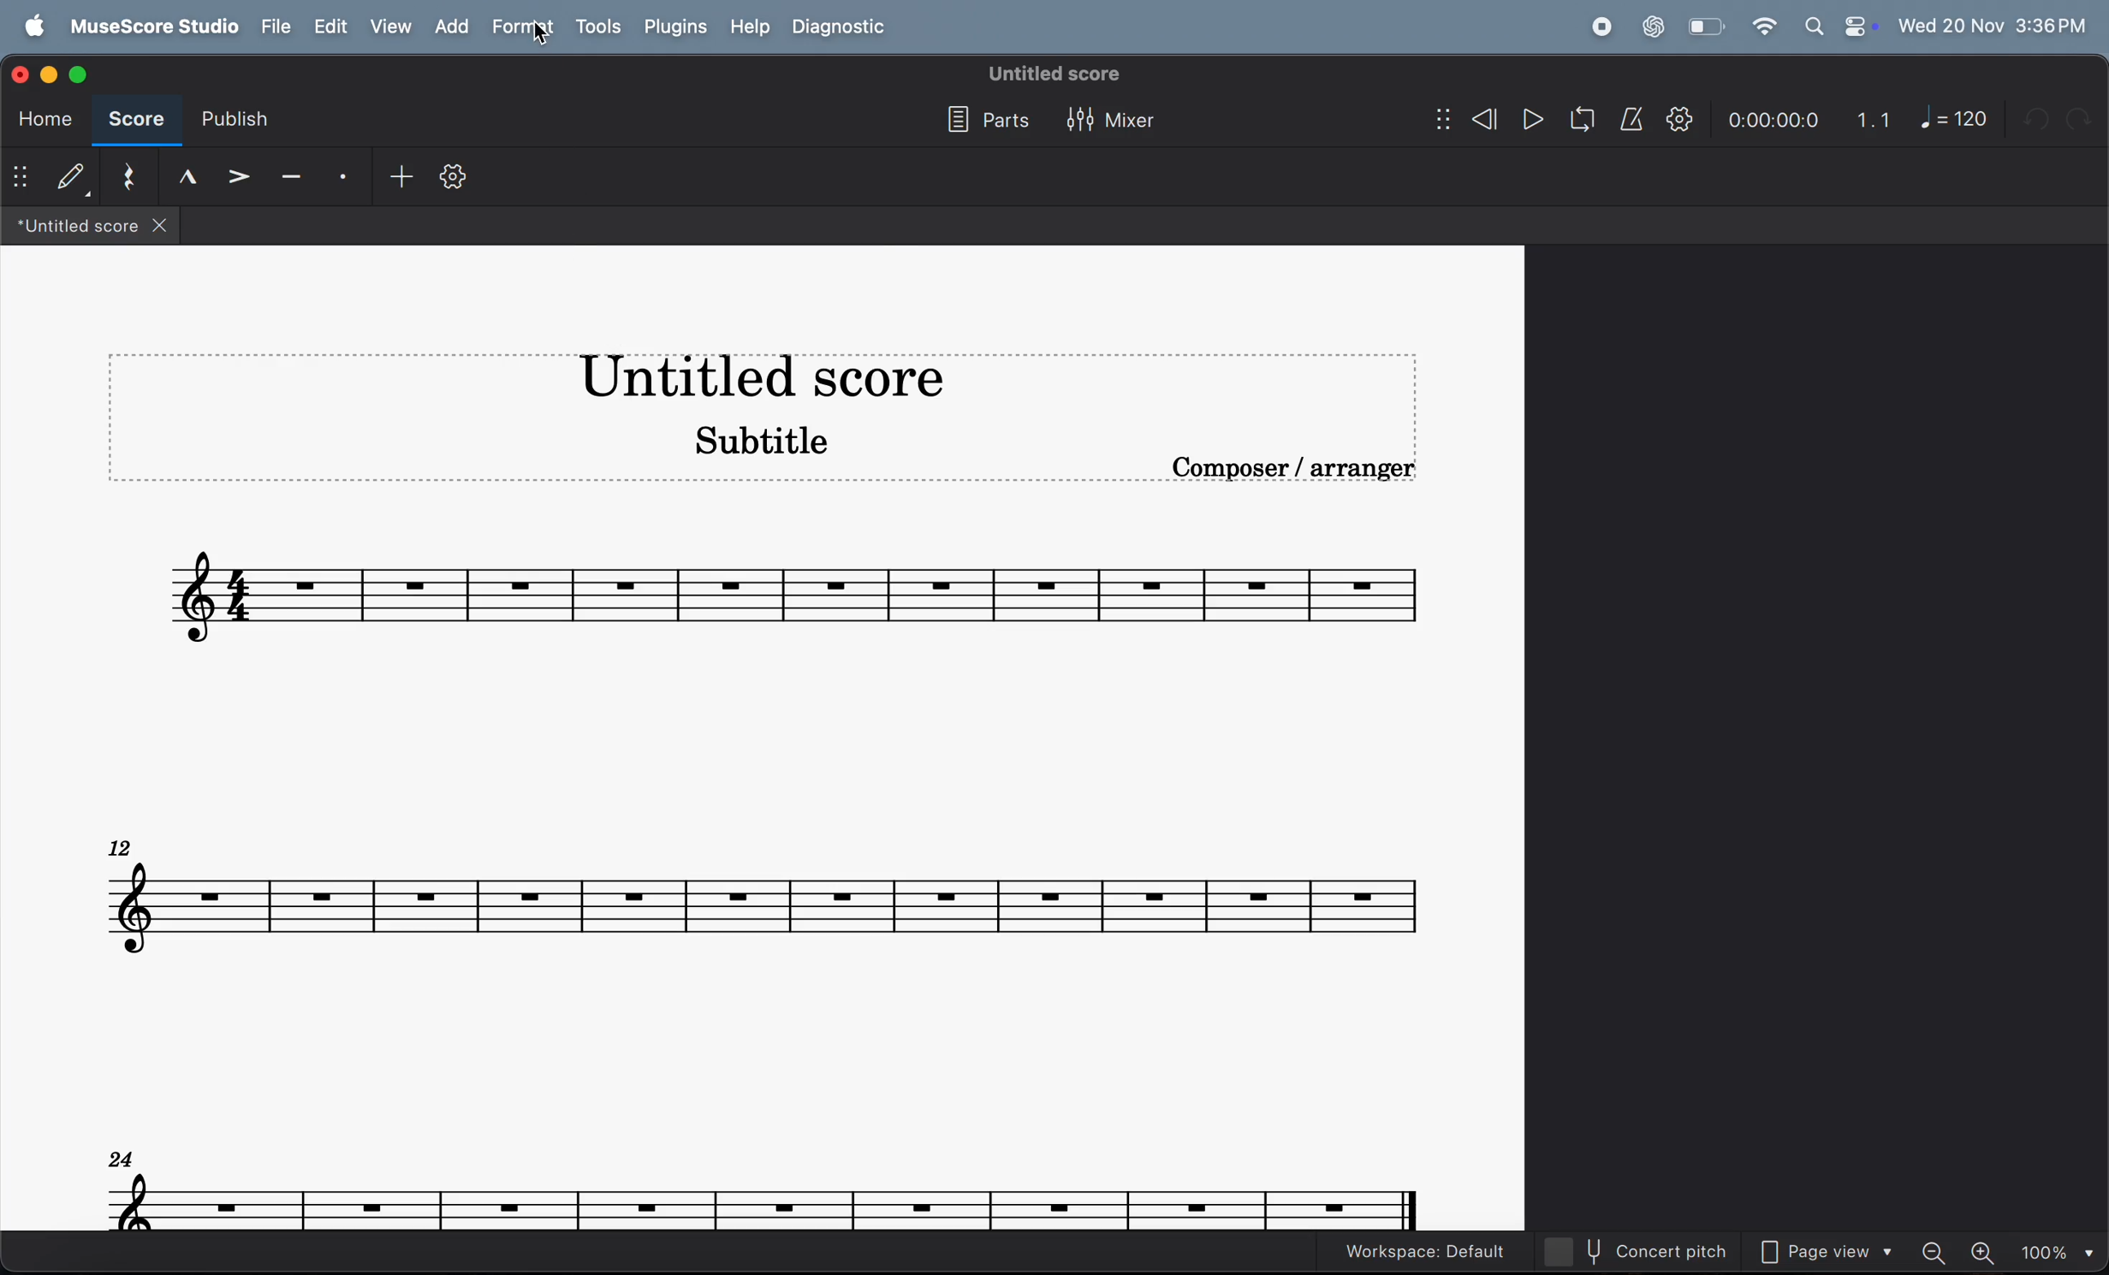 This screenshot has width=2109, height=1275. What do you see at coordinates (526, 27) in the screenshot?
I see `format` at bounding box center [526, 27].